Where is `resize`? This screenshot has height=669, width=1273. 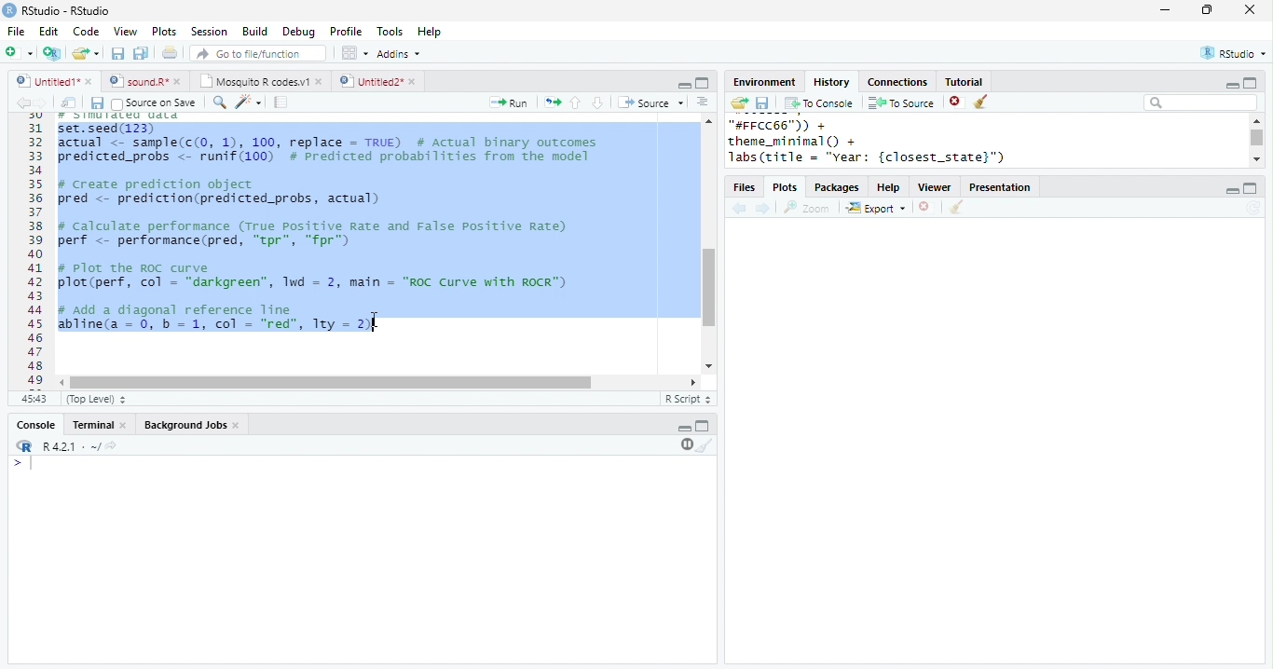
resize is located at coordinates (1207, 10).